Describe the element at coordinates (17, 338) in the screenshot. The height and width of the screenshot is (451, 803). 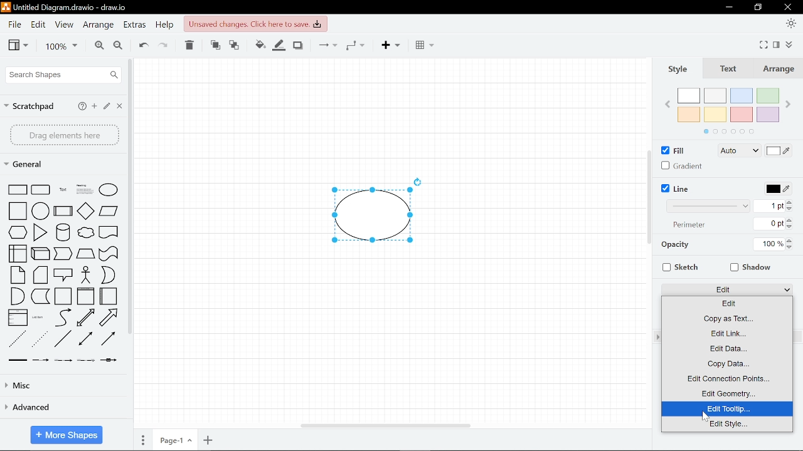
I see `dashed line` at that location.